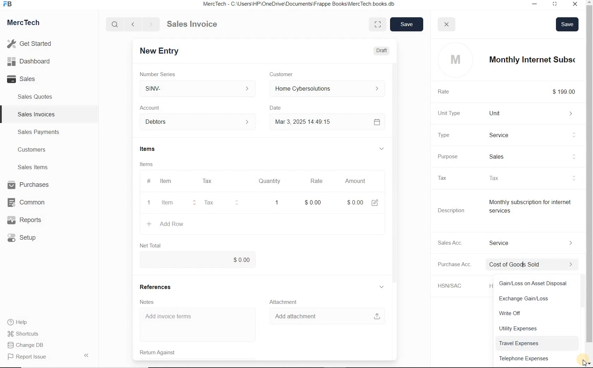 This screenshot has width=593, height=368. I want to click on Save, so click(568, 23).